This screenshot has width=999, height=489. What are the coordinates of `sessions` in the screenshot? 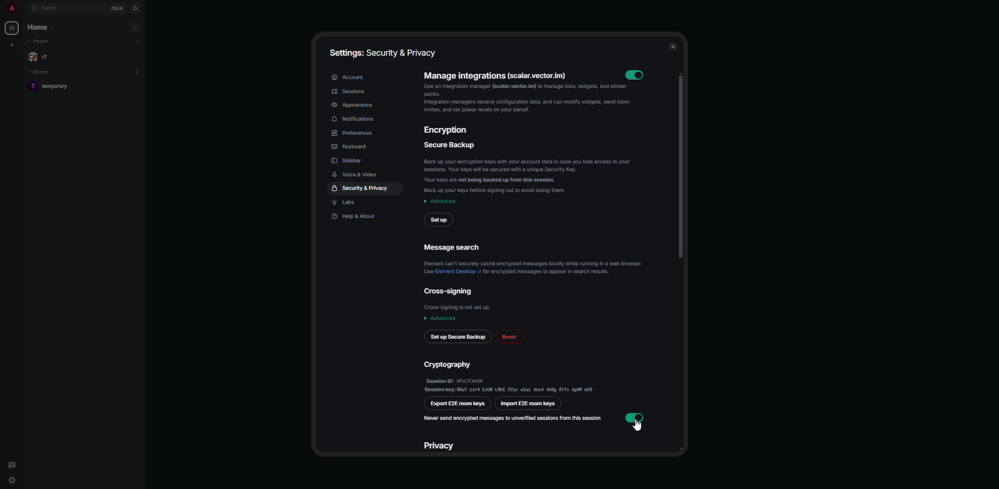 It's located at (351, 92).